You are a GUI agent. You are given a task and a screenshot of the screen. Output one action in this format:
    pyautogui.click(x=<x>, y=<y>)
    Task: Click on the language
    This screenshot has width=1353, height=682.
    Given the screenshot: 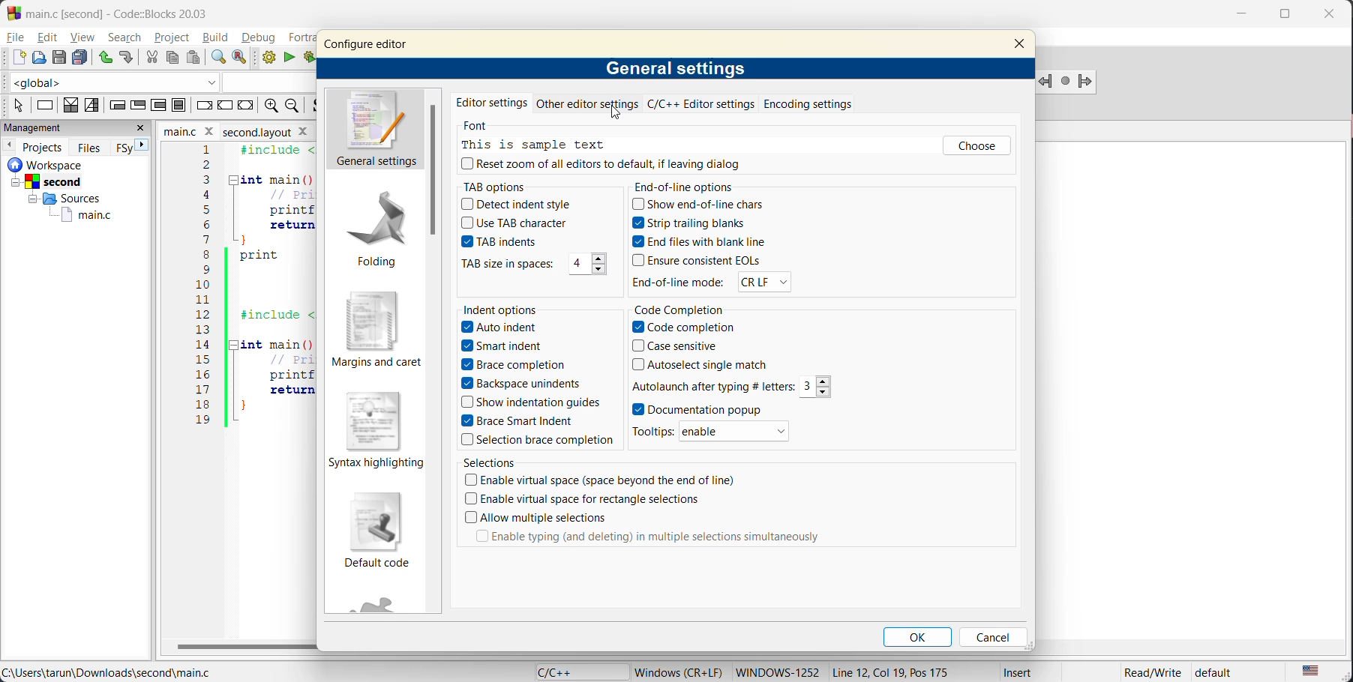 What is the action you would take?
    pyautogui.click(x=574, y=671)
    